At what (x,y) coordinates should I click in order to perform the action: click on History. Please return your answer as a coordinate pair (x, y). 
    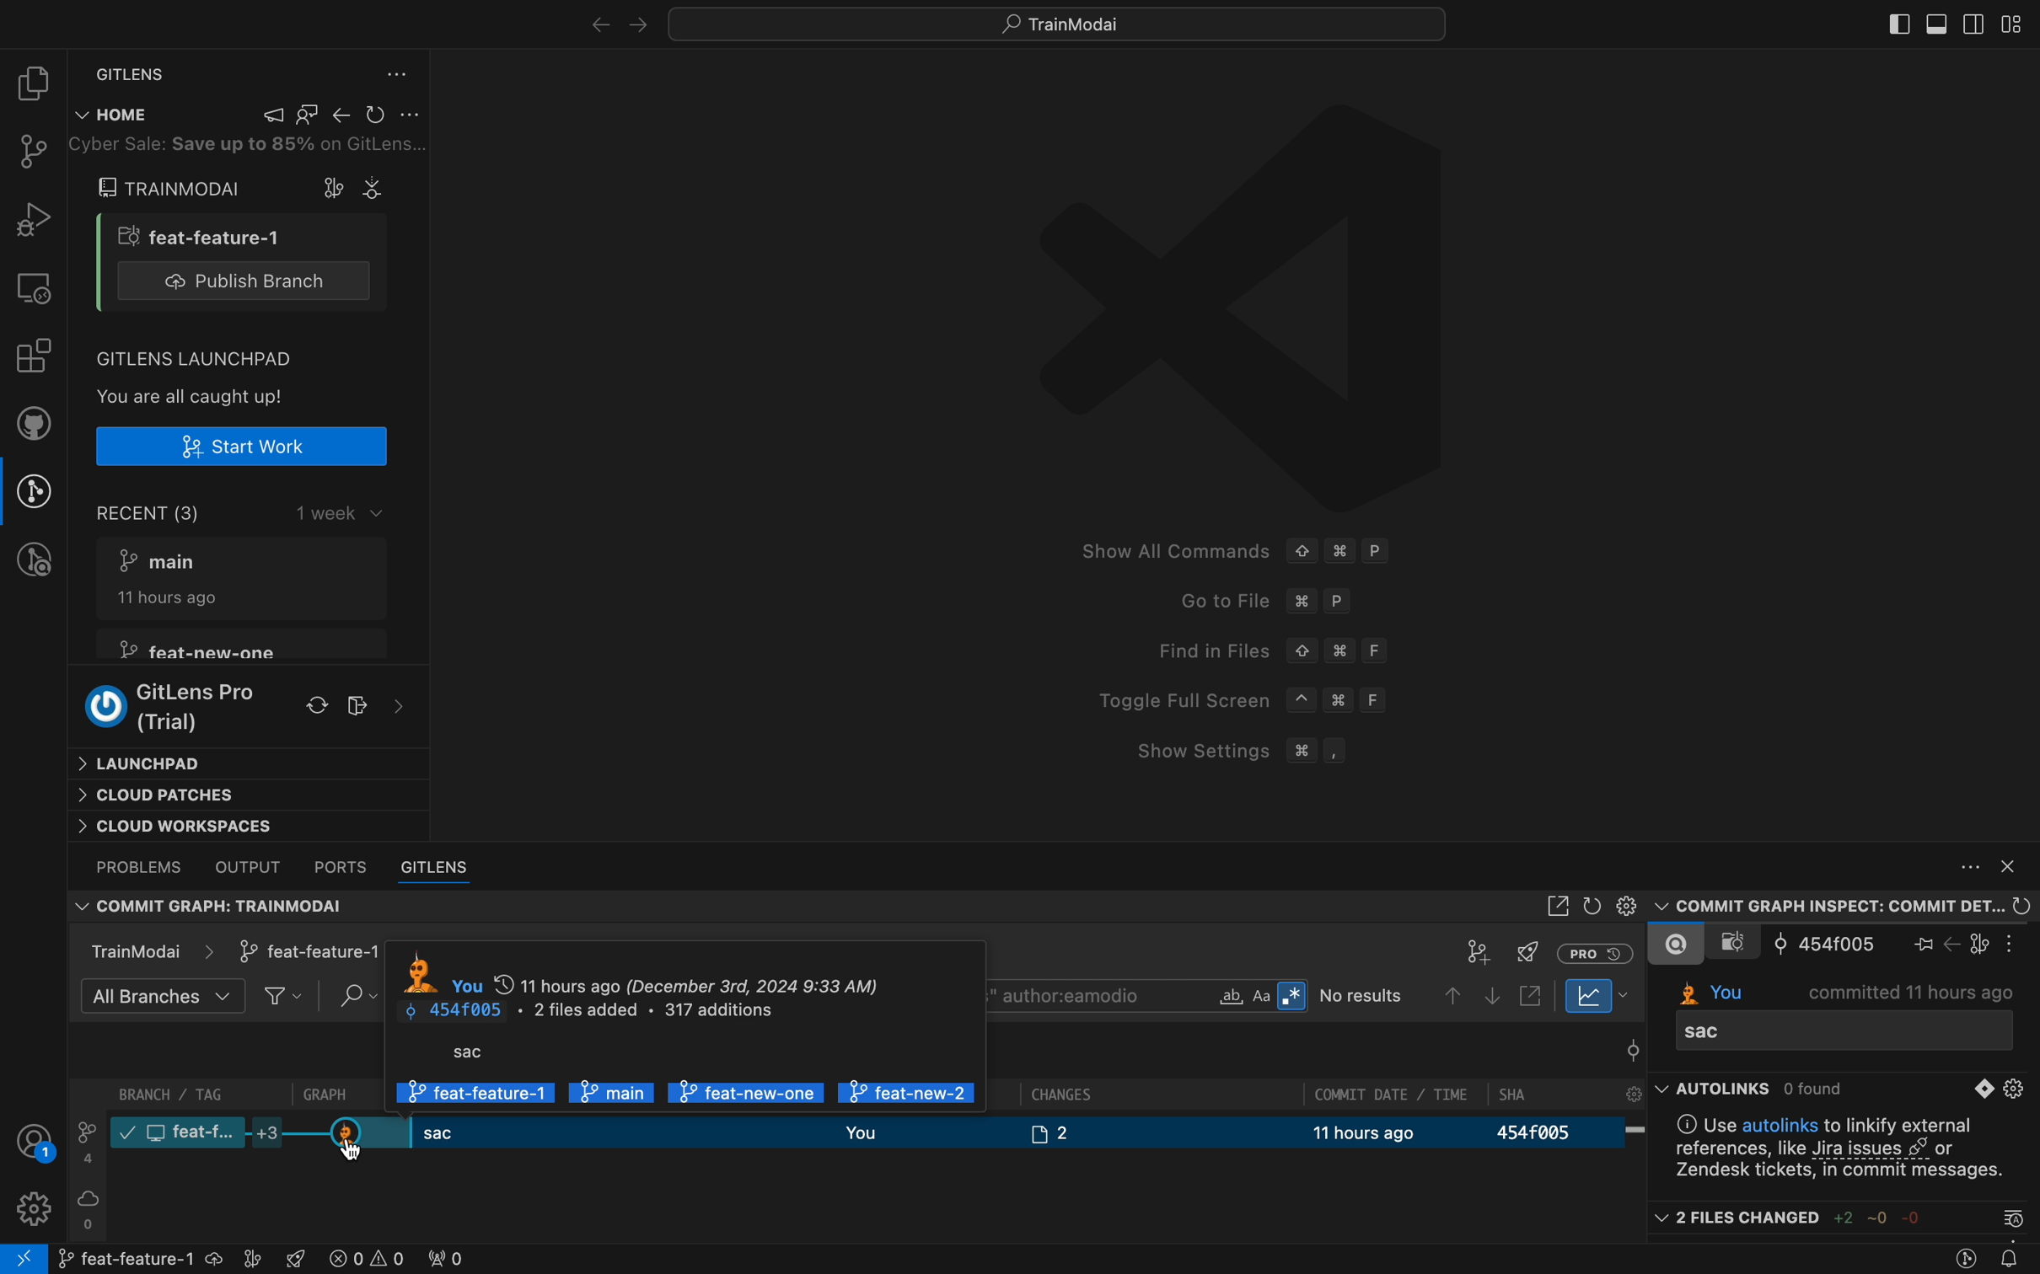
    Looking at the image, I should click on (1603, 954).